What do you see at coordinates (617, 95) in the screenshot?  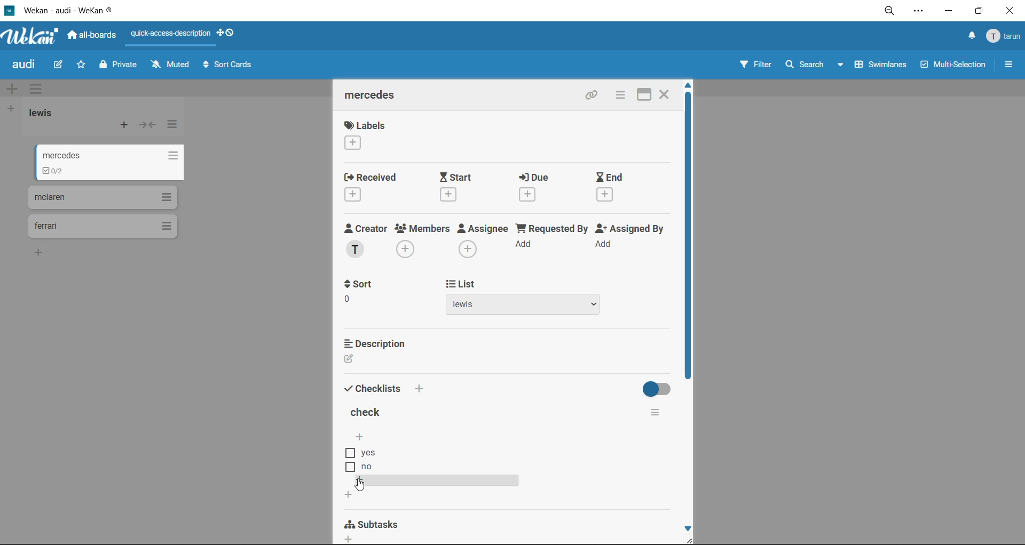 I see `card actions` at bounding box center [617, 95].